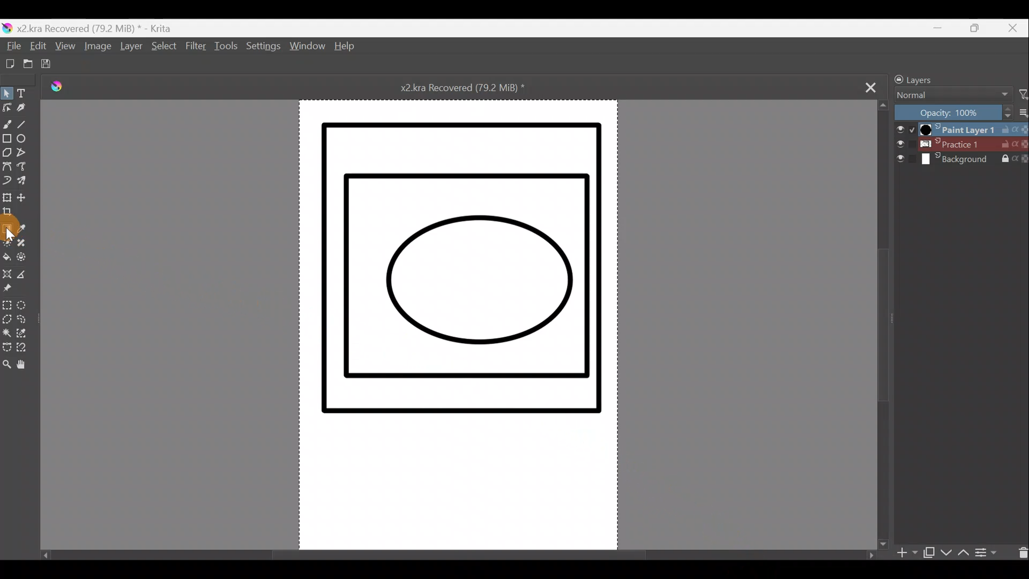 The width and height of the screenshot is (1029, 579). Describe the element at coordinates (6, 307) in the screenshot. I see `Rectangular selection tool` at that location.